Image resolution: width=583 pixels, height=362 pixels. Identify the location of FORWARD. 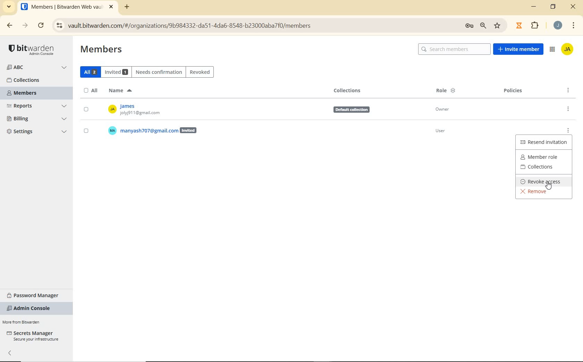
(24, 26).